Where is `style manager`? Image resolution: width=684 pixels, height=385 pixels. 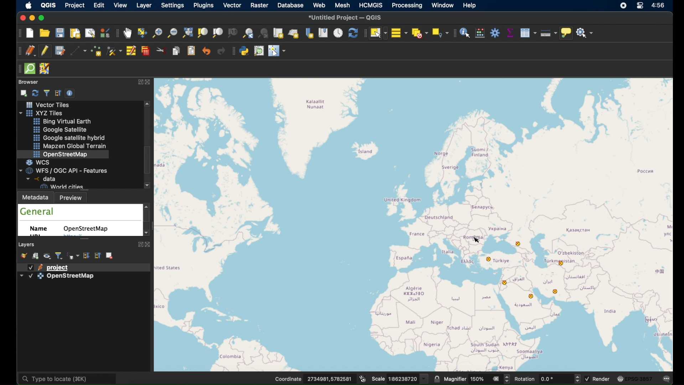 style manager is located at coordinates (105, 32).